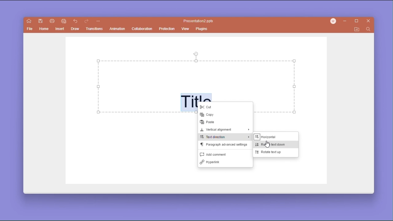  I want to click on view, so click(185, 29).